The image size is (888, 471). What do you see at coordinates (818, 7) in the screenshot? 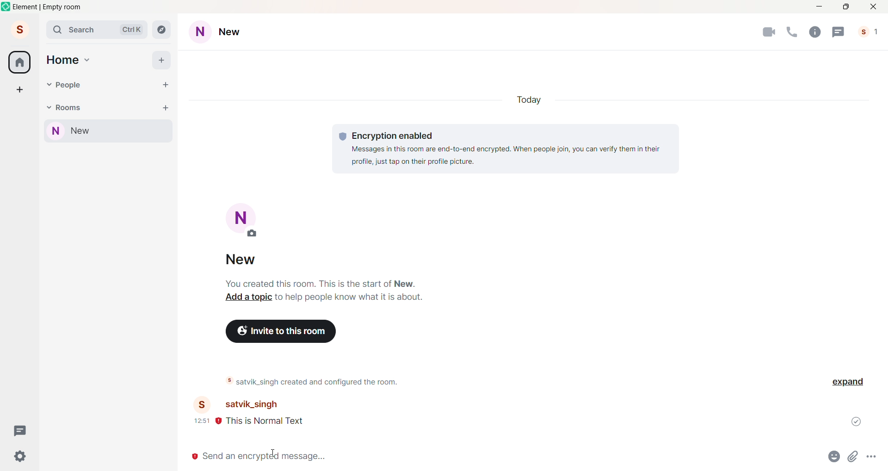
I see `Minimize` at bounding box center [818, 7].